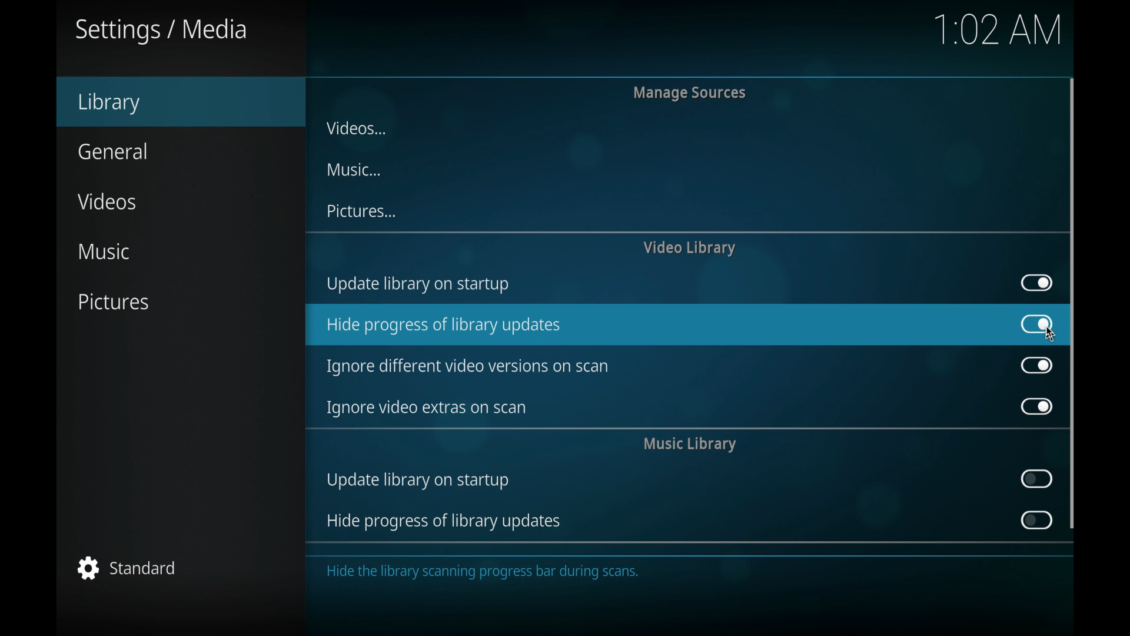  Describe the element at coordinates (113, 302) in the screenshot. I see `pictures` at that location.